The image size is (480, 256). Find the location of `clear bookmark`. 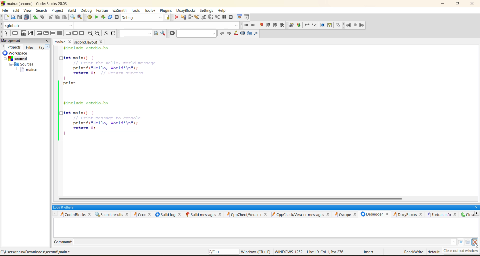

clear bookmark is located at coordinates (283, 26).